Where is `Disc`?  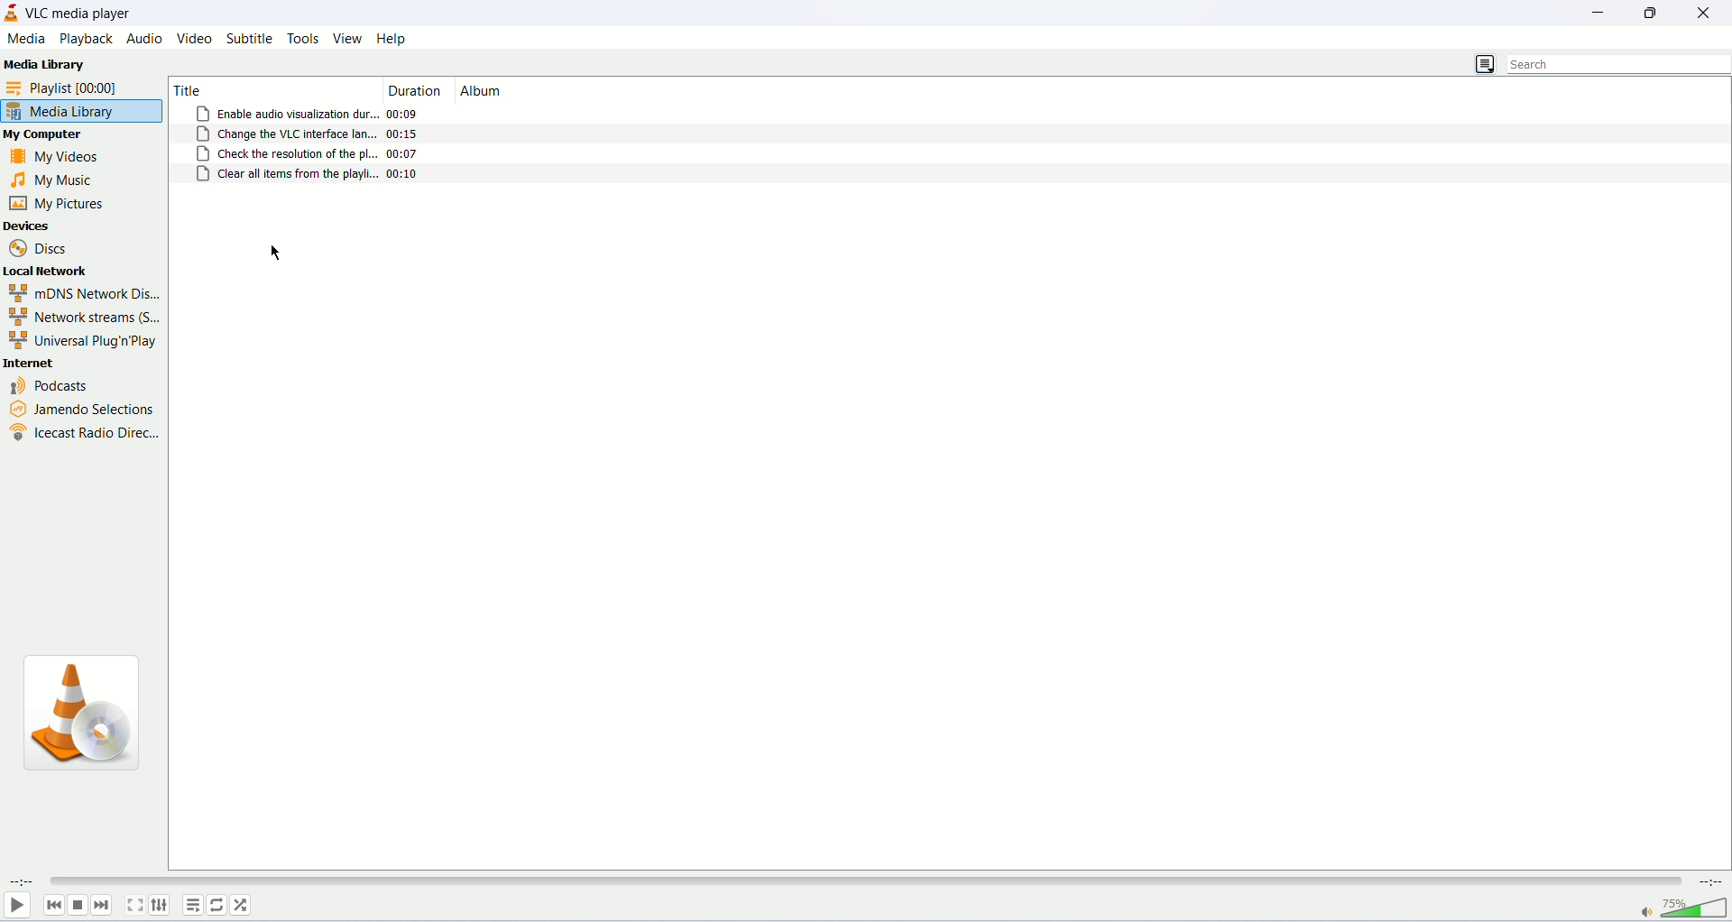
Disc is located at coordinates (40, 246).